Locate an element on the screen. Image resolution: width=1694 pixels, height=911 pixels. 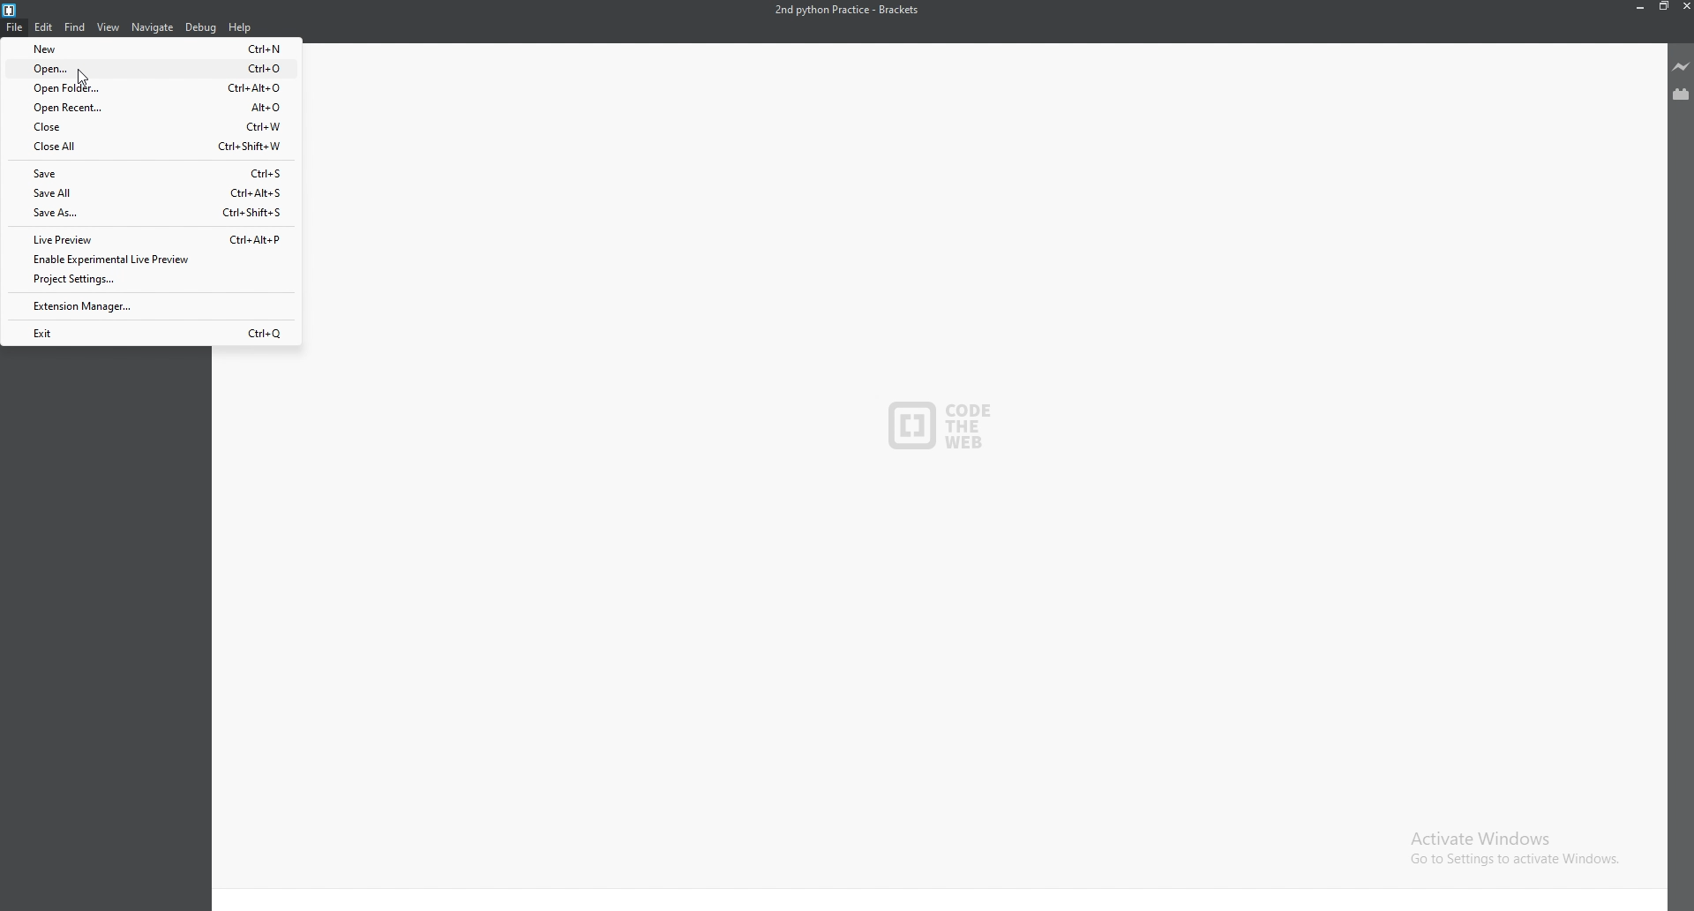
save as is located at coordinates (150, 212).